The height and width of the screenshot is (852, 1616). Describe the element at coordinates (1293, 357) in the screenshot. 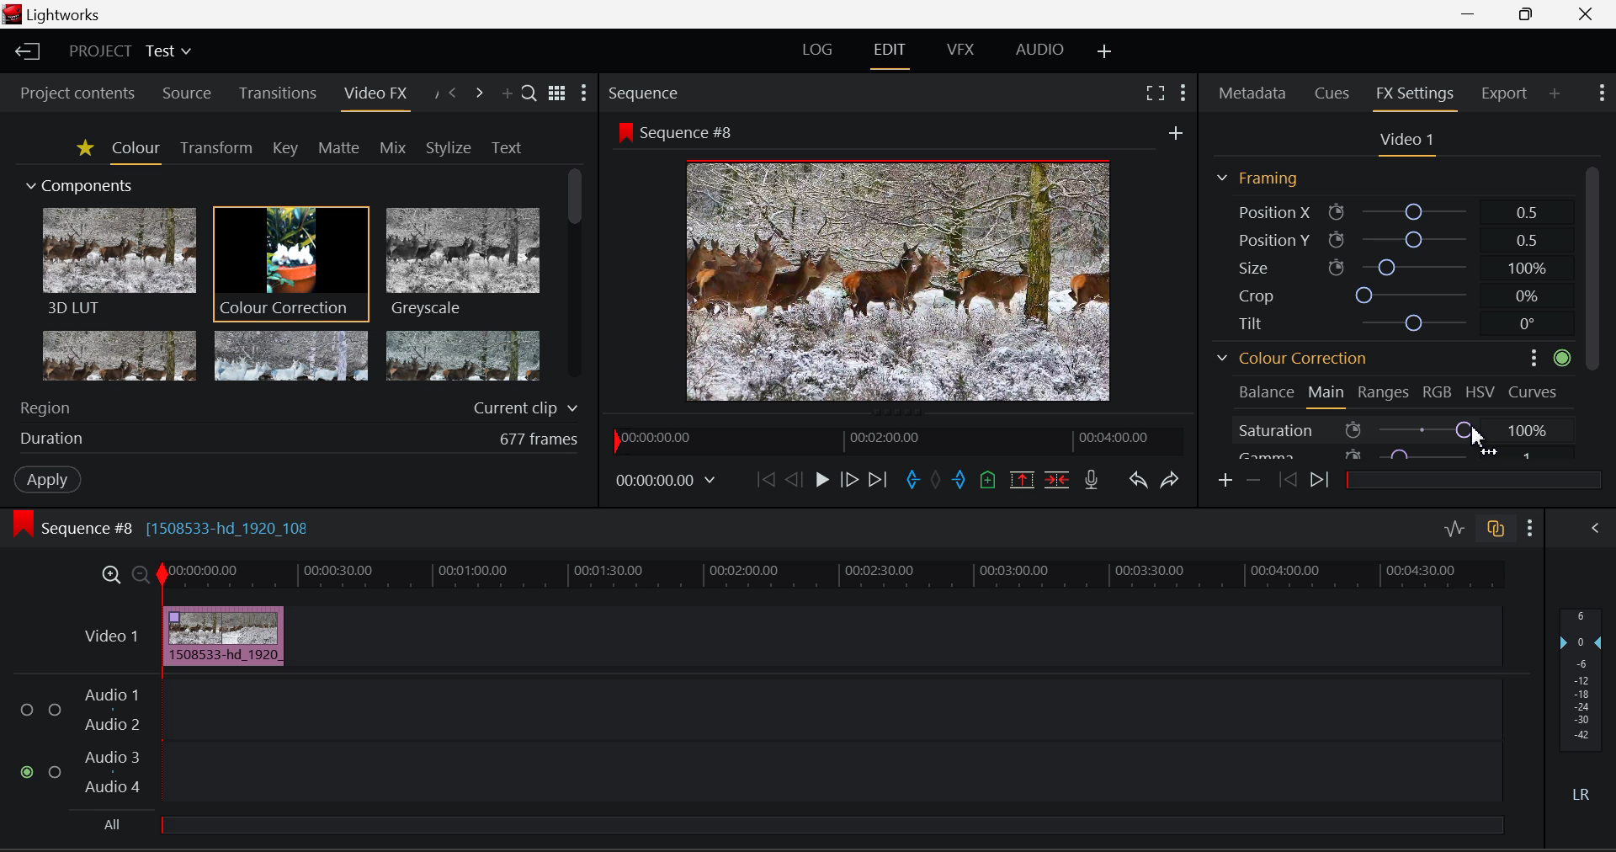

I see `Colour Correction` at that location.